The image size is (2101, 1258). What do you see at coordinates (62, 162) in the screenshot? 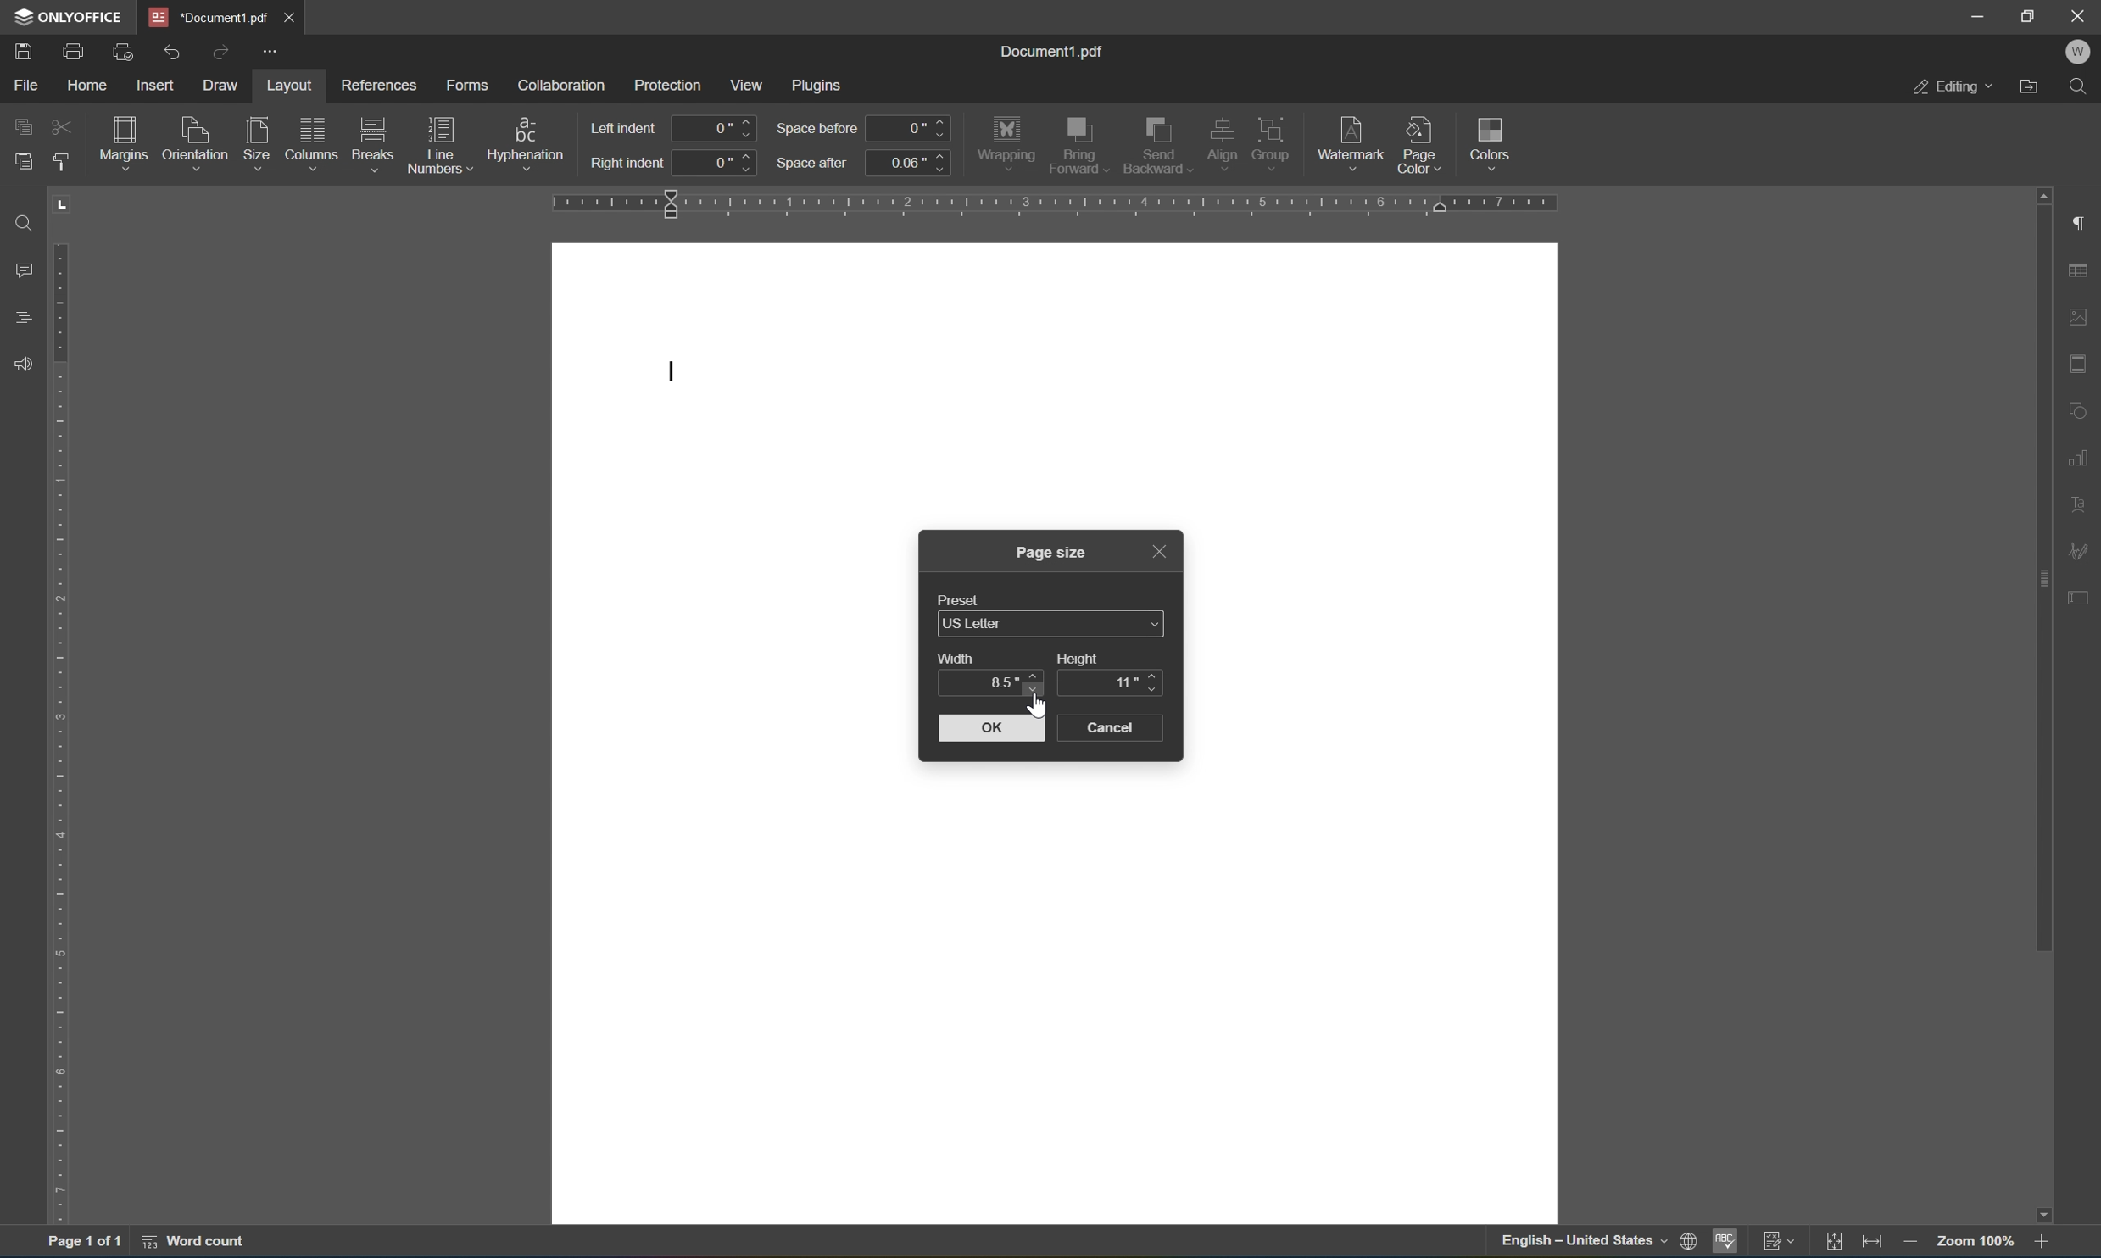
I see `copy style` at bounding box center [62, 162].